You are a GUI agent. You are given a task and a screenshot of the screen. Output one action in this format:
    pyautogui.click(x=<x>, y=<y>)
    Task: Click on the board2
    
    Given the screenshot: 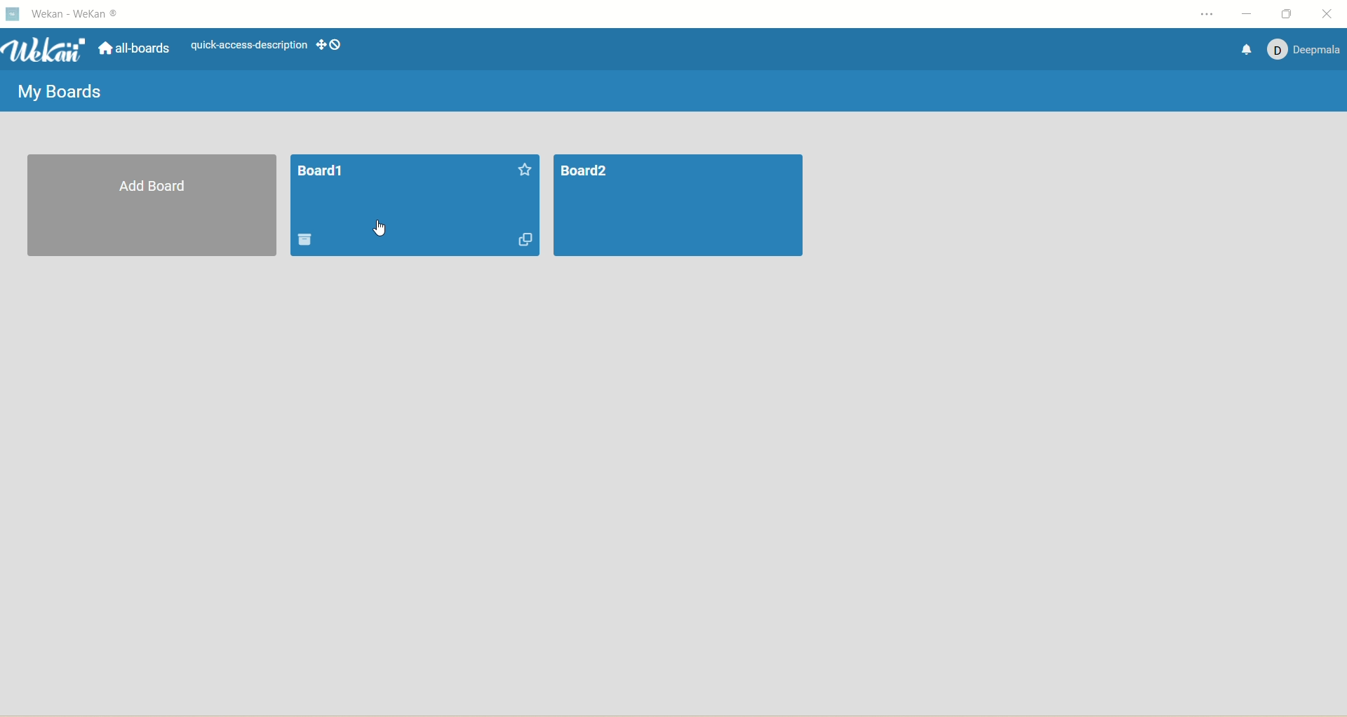 What is the action you would take?
    pyautogui.click(x=677, y=206)
    